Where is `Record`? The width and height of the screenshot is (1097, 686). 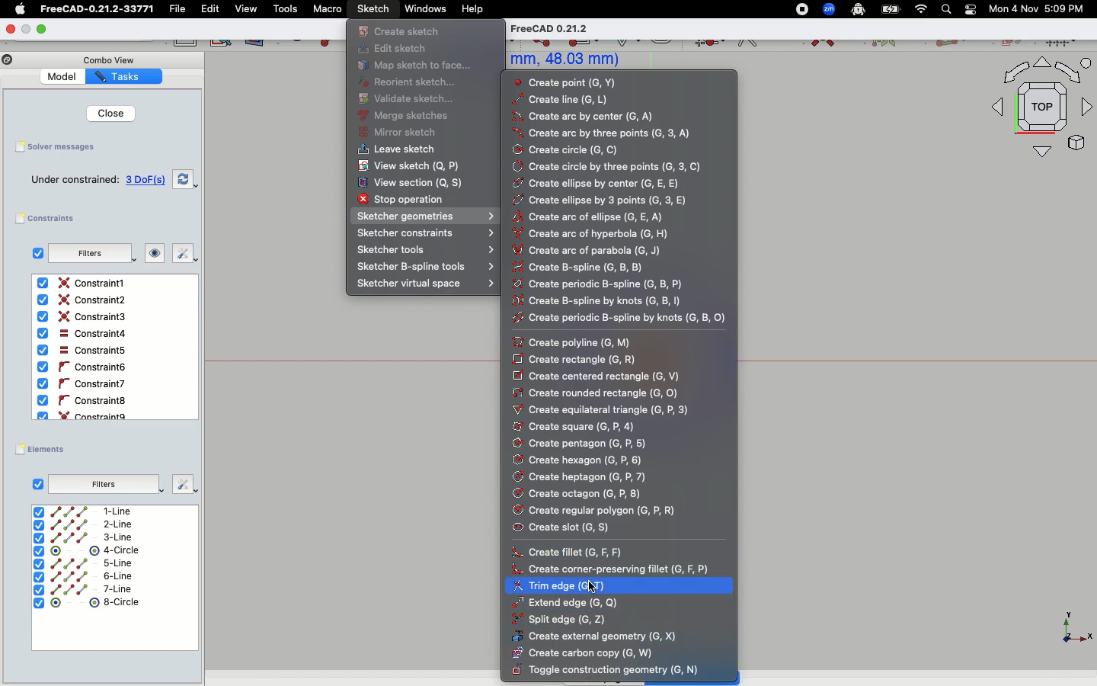
Record is located at coordinates (795, 9).